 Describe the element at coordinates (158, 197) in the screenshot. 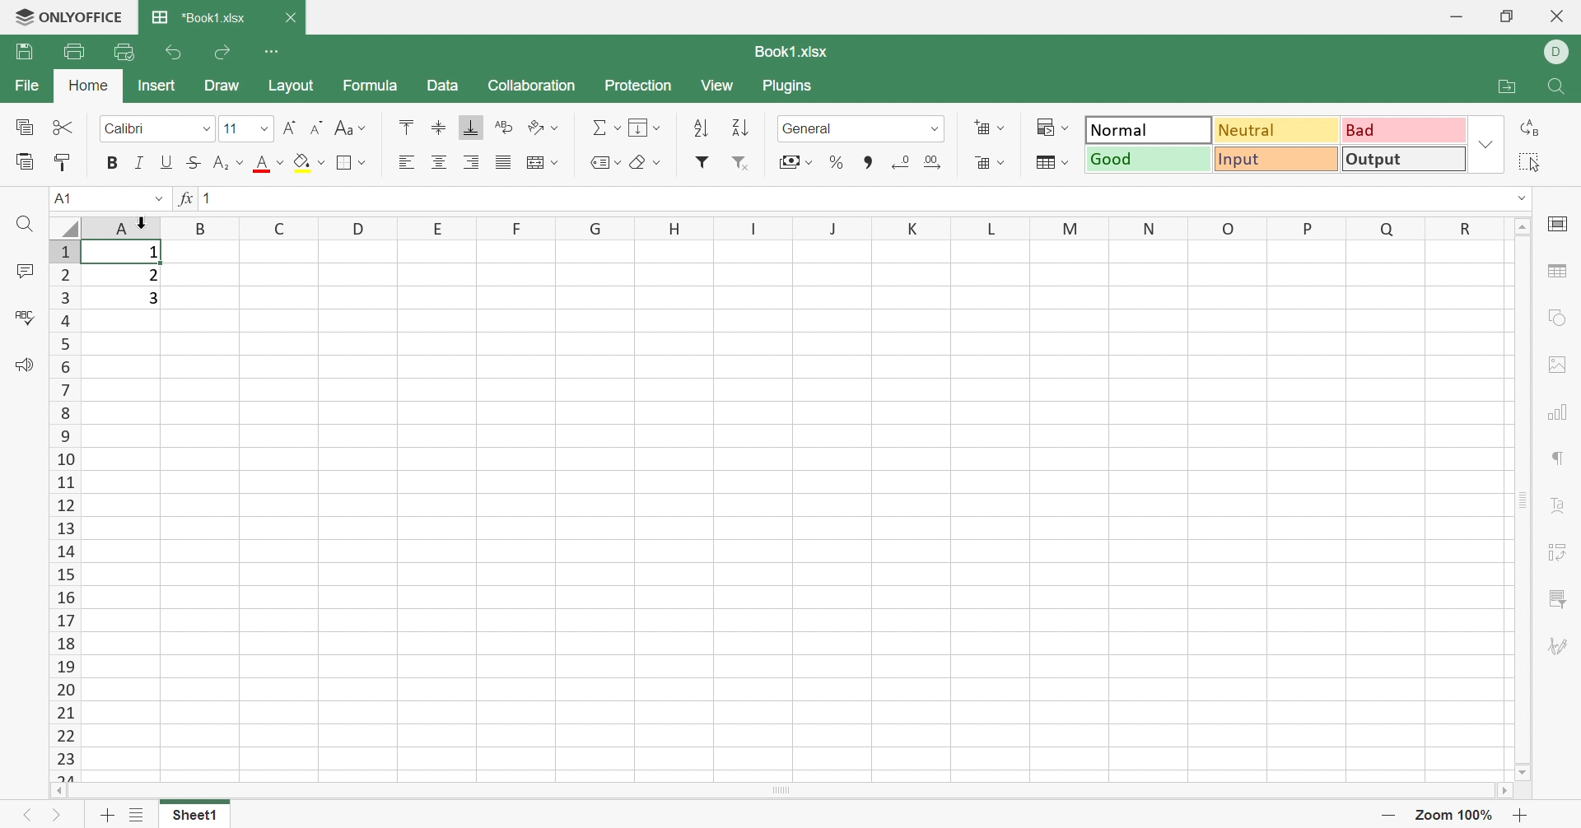

I see `Drop down` at that location.